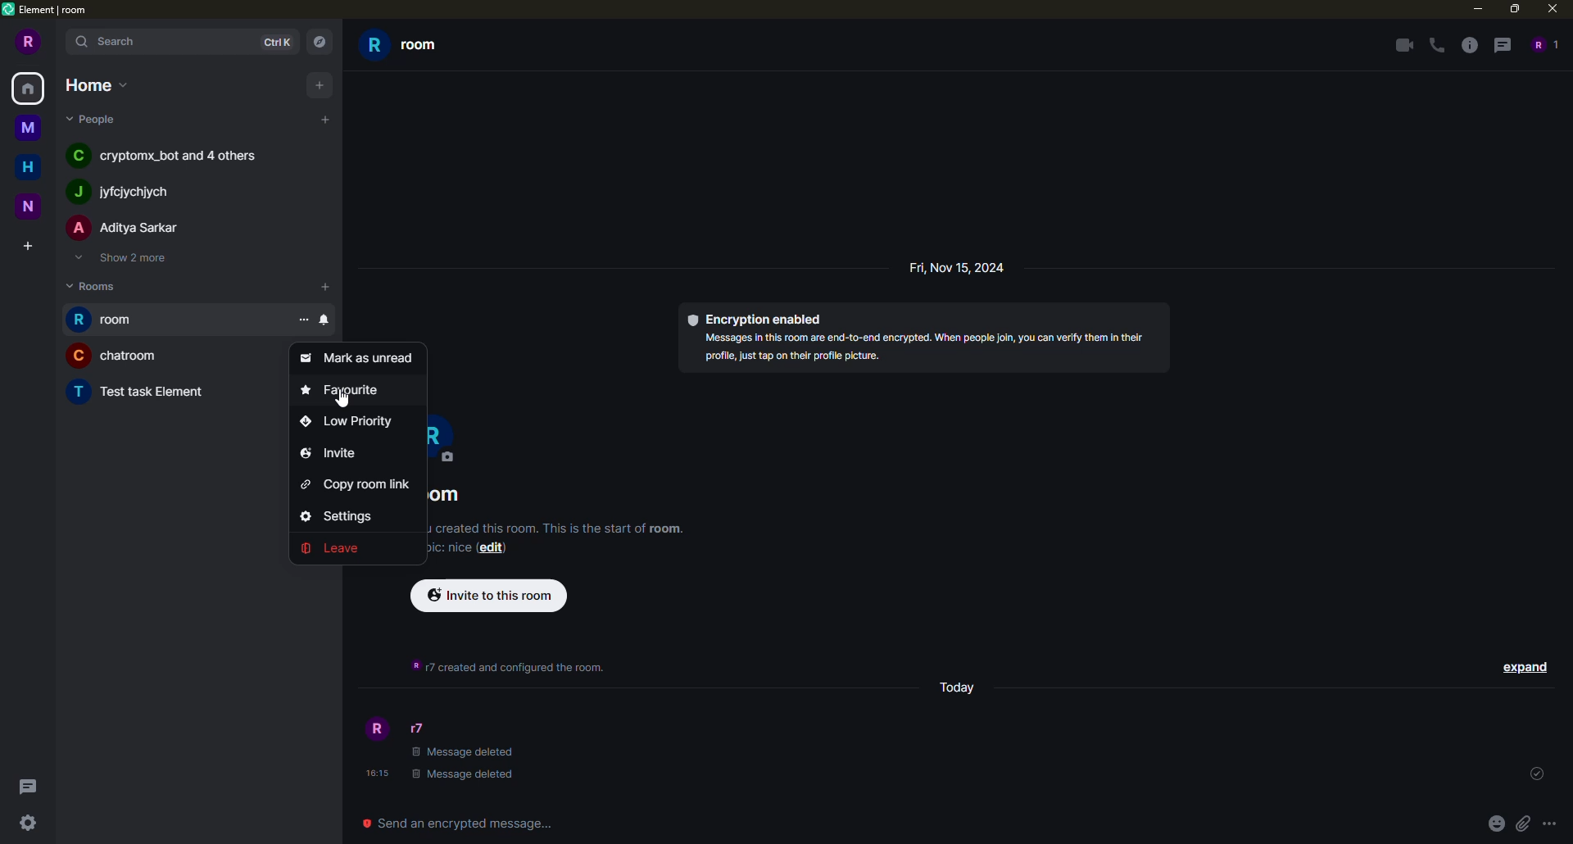  I want to click on Fri, Nov 15,2024, so click(947, 270).